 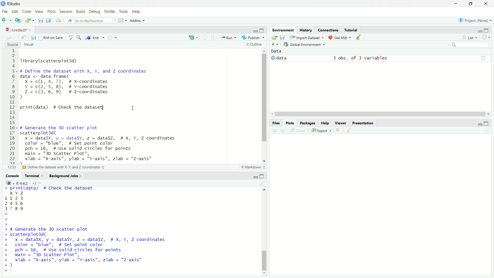 What do you see at coordinates (254, 37) in the screenshot?
I see `publish` at bounding box center [254, 37].